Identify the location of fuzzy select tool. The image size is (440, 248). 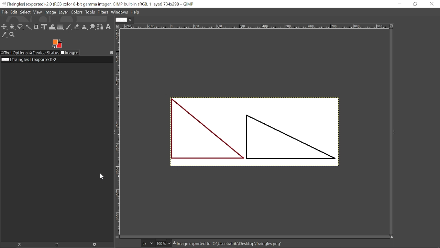
(29, 27).